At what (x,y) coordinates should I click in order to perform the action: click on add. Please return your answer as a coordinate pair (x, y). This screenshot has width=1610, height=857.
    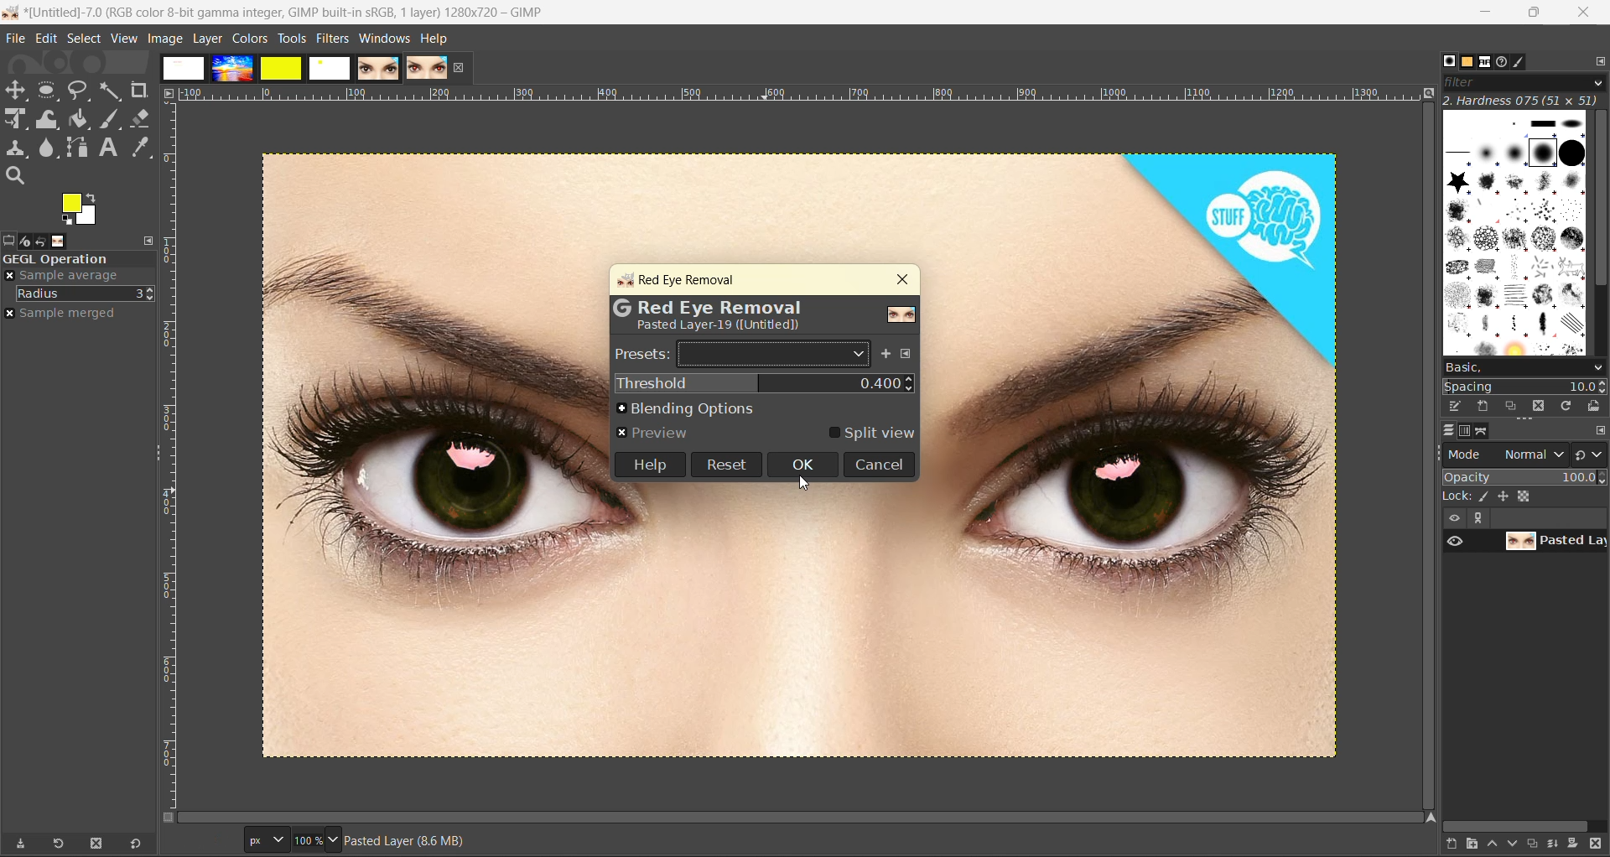
    Looking at the image, I should click on (885, 356).